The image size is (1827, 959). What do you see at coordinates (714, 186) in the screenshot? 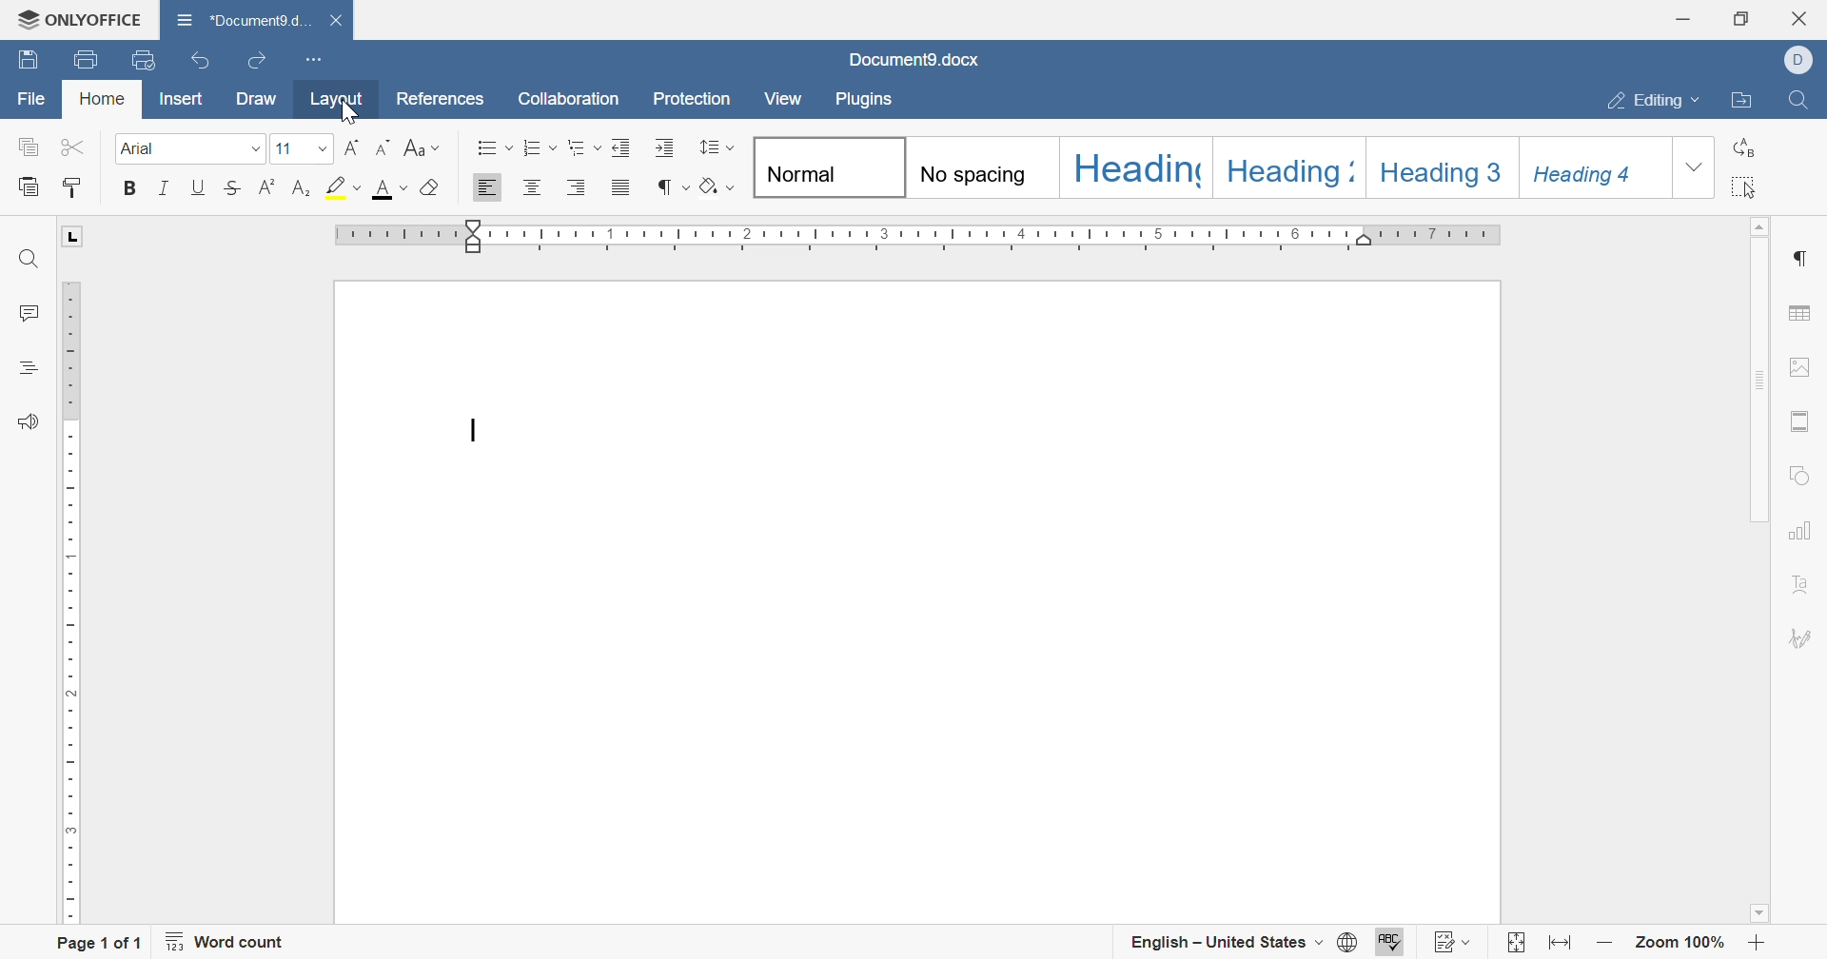
I see `highlight color` at bounding box center [714, 186].